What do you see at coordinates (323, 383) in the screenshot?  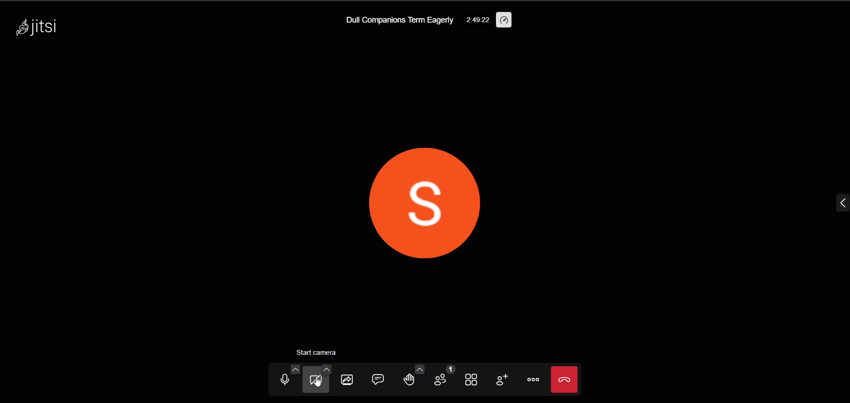 I see `curosr` at bounding box center [323, 383].